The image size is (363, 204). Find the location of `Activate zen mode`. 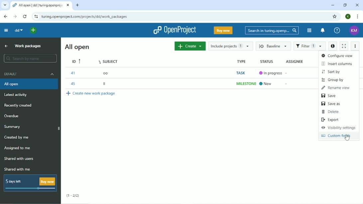

Activate zen mode is located at coordinates (344, 46).